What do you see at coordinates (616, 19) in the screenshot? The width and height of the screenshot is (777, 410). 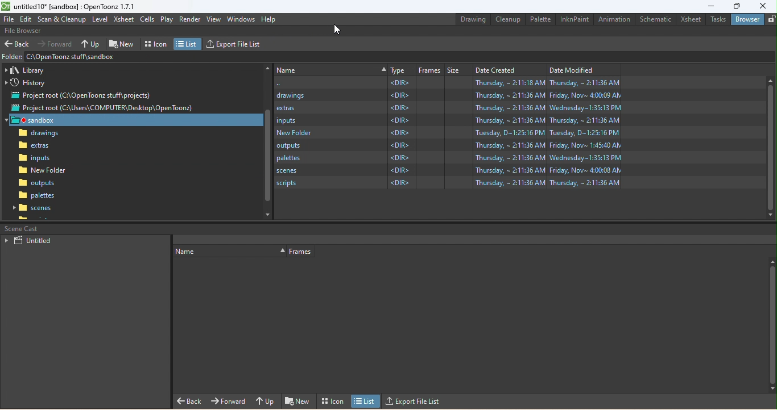 I see `Animation` at bounding box center [616, 19].